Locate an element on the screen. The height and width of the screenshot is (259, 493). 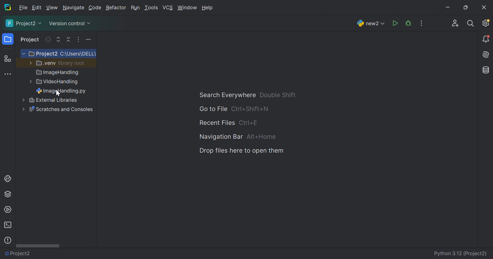
More is located at coordinates (22, 54).